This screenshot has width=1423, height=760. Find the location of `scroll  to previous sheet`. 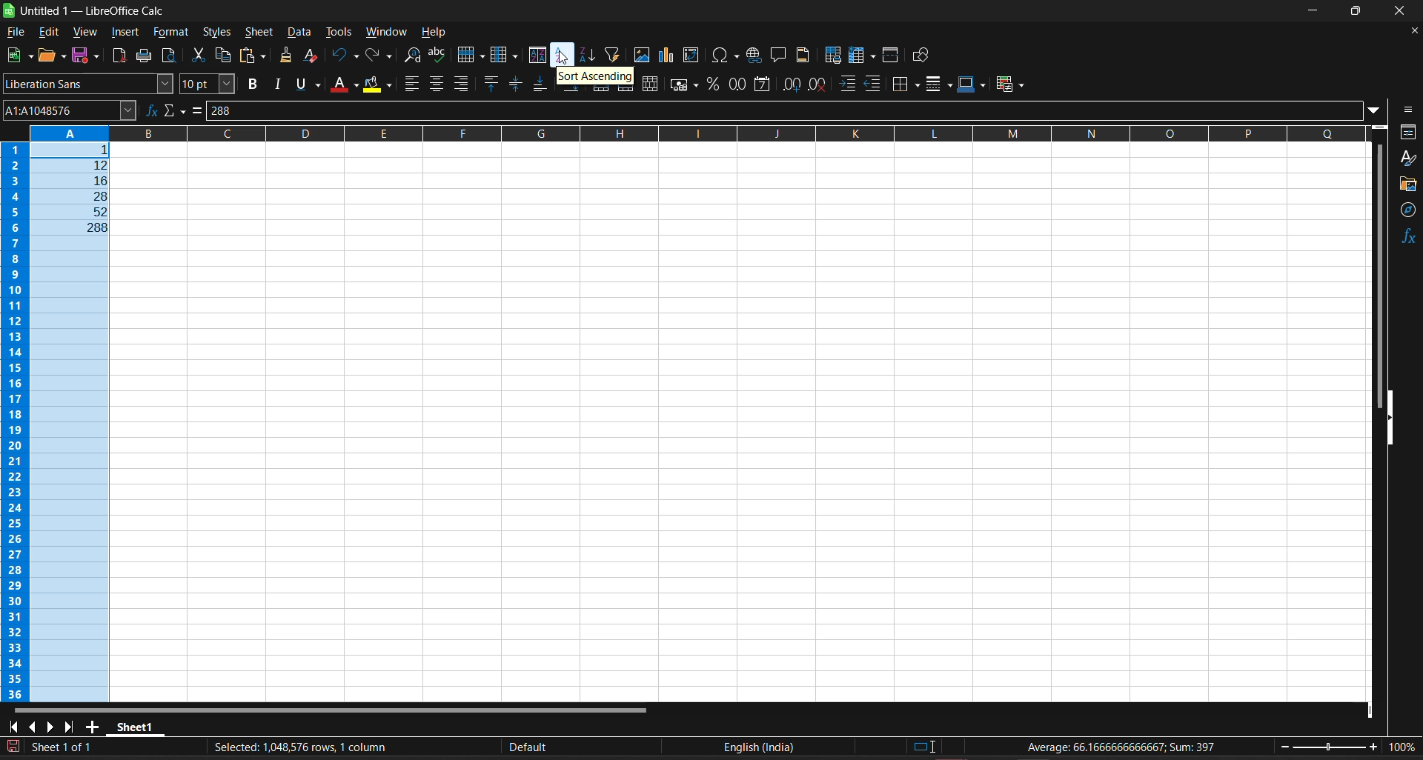

scroll  to previous sheet is located at coordinates (31, 724).